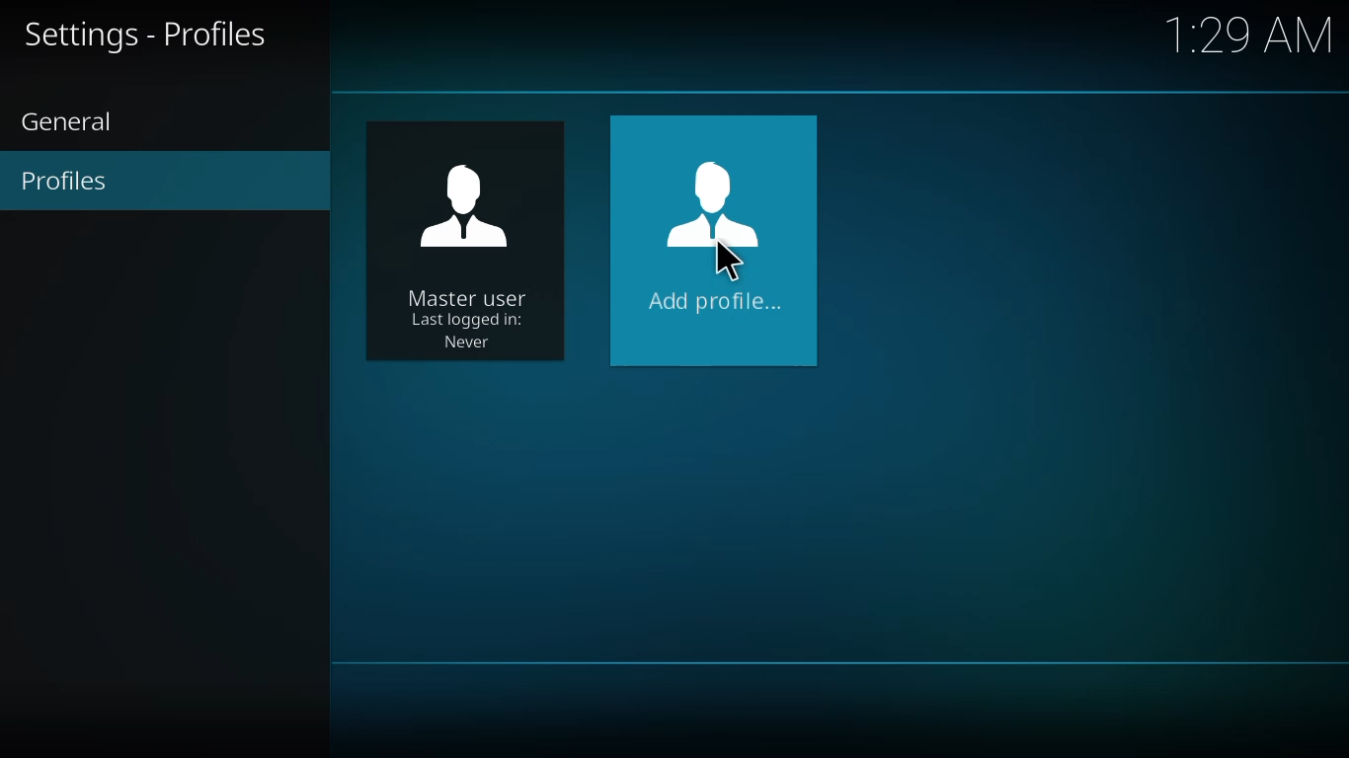 This screenshot has width=1349, height=758. What do you see at coordinates (1252, 35) in the screenshot?
I see `time` at bounding box center [1252, 35].